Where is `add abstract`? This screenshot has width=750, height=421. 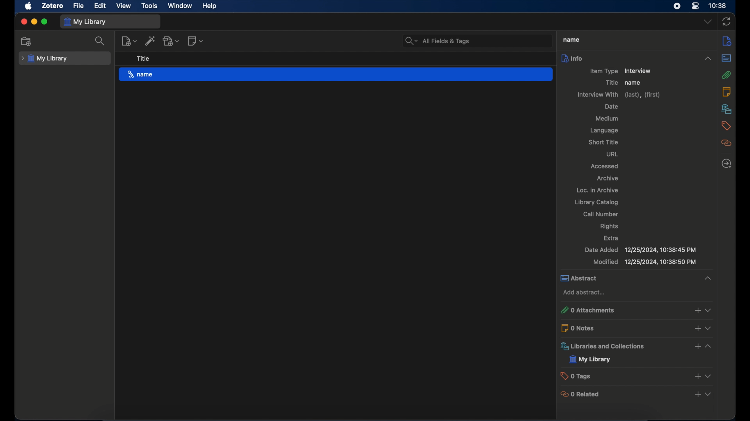 add abstract is located at coordinates (585, 292).